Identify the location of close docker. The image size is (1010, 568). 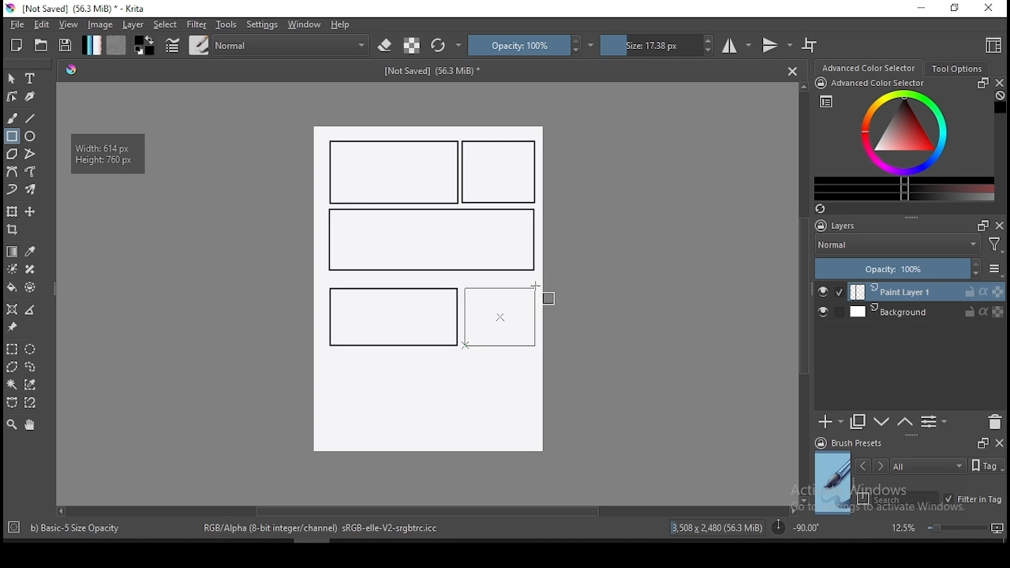
(1000, 225).